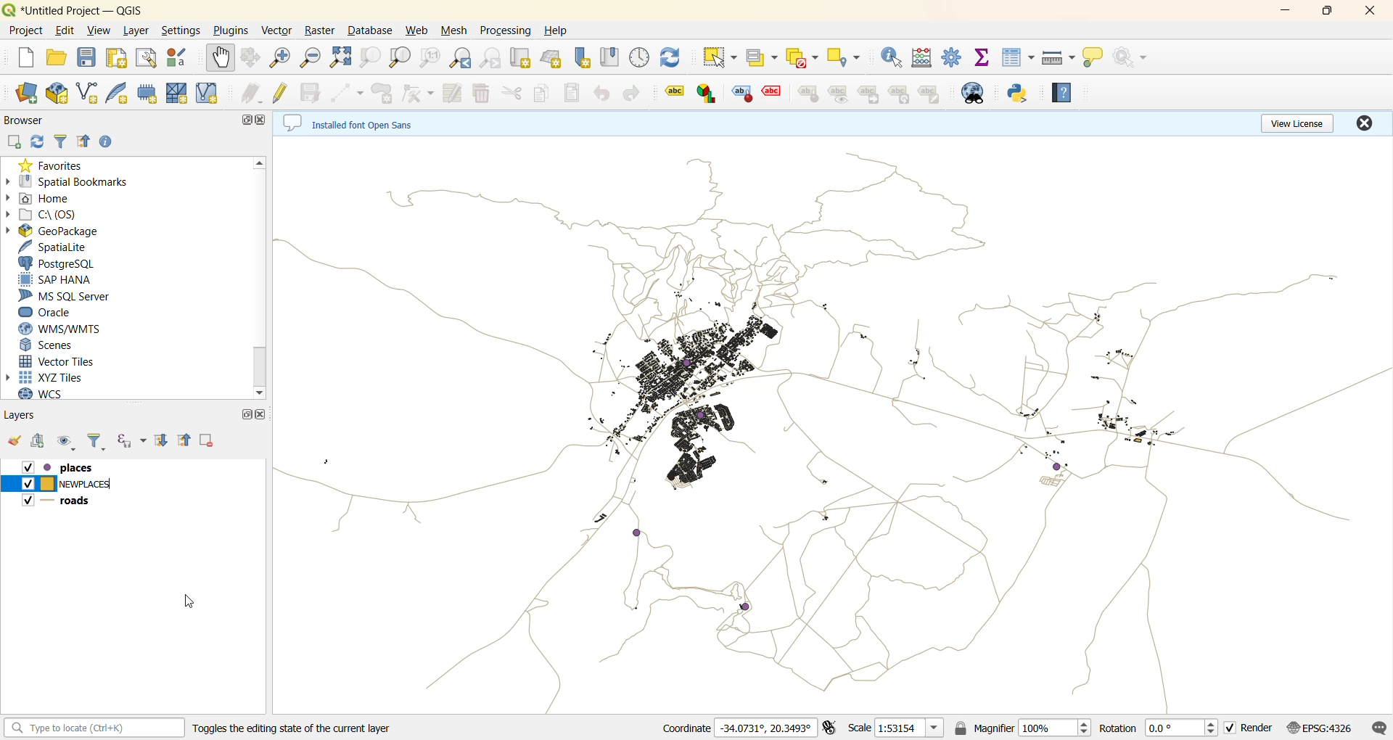  What do you see at coordinates (59, 59) in the screenshot?
I see `open` at bounding box center [59, 59].